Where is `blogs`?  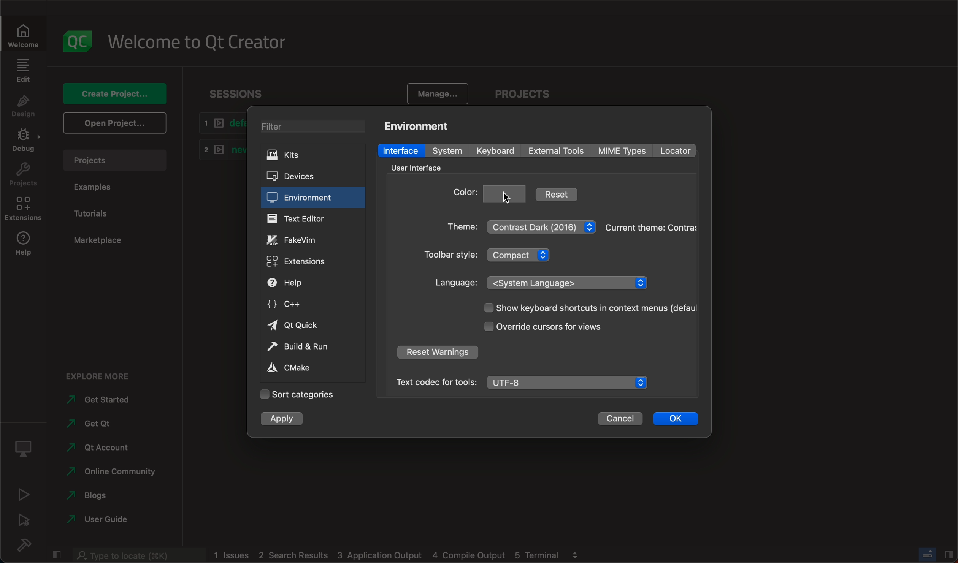
blogs is located at coordinates (90, 494).